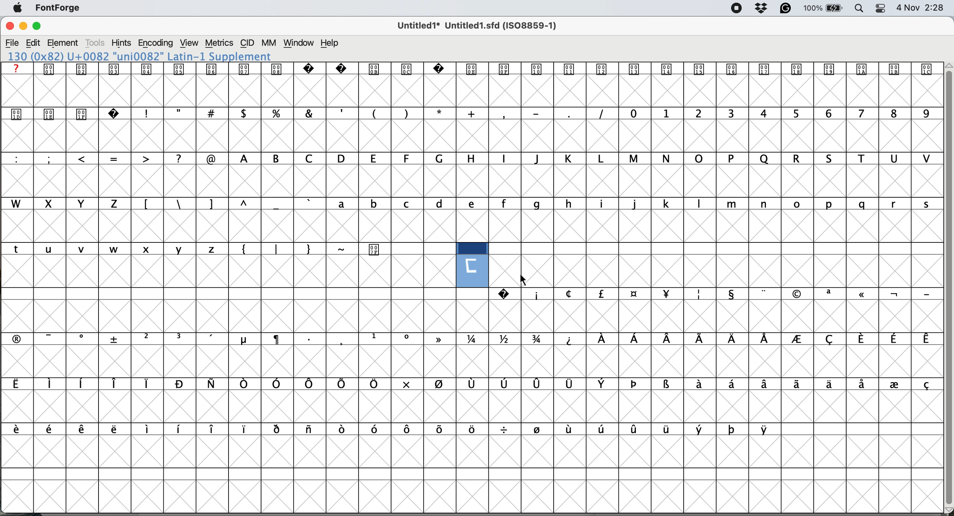 This screenshot has width=954, height=516. What do you see at coordinates (148, 55) in the screenshot?
I see `font name` at bounding box center [148, 55].